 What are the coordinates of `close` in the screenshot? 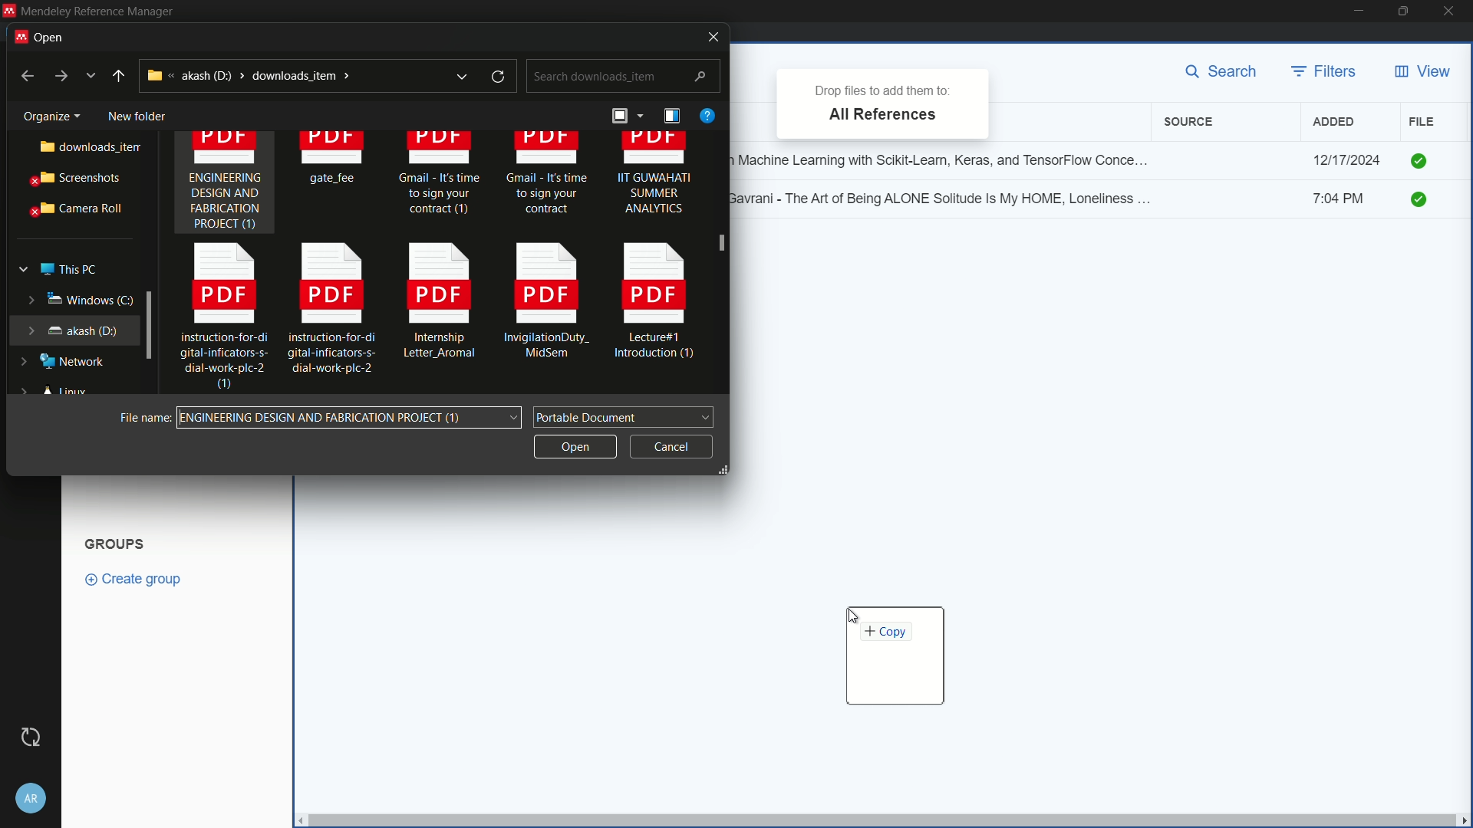 It's located at (1453, 11).